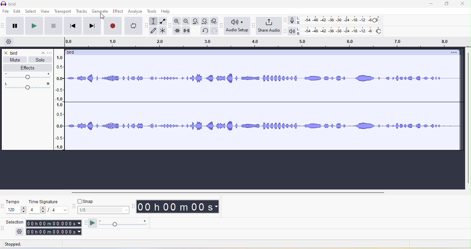 The width and height of the screenshot is (471, 249). I want to click on record meter, so click(293, 21).